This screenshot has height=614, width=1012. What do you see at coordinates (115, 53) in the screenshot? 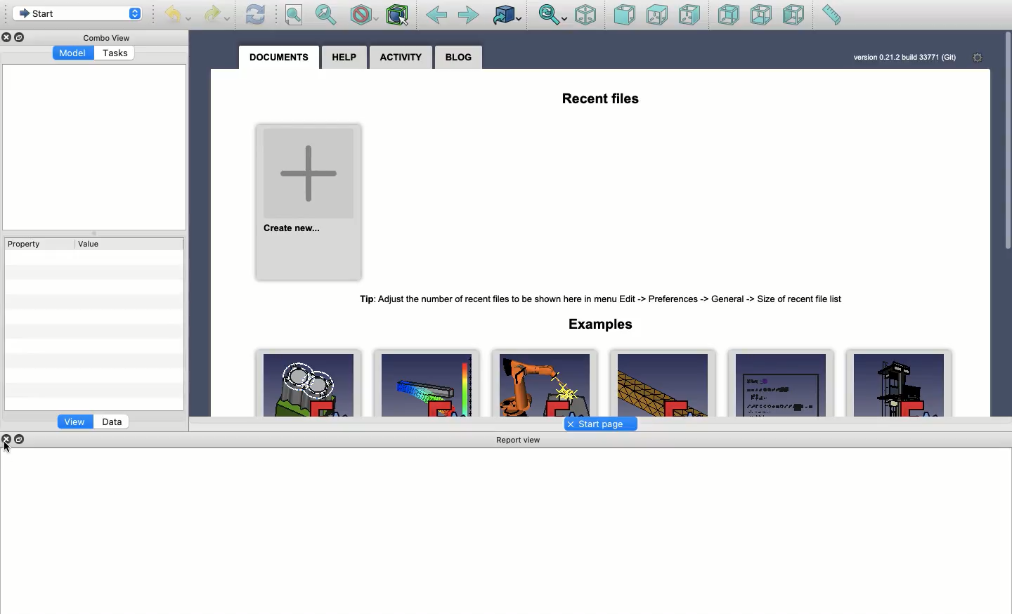
I see `Tasks` at bounding box center [115, 53].